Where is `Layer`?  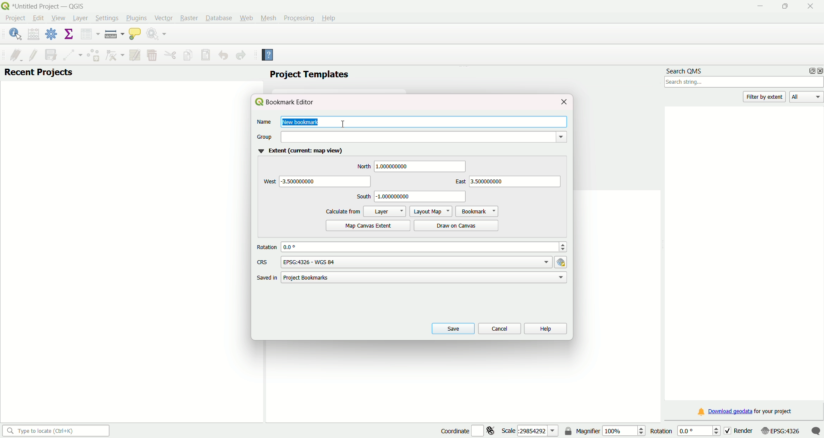 Layer is located at coordinates (80, 18).